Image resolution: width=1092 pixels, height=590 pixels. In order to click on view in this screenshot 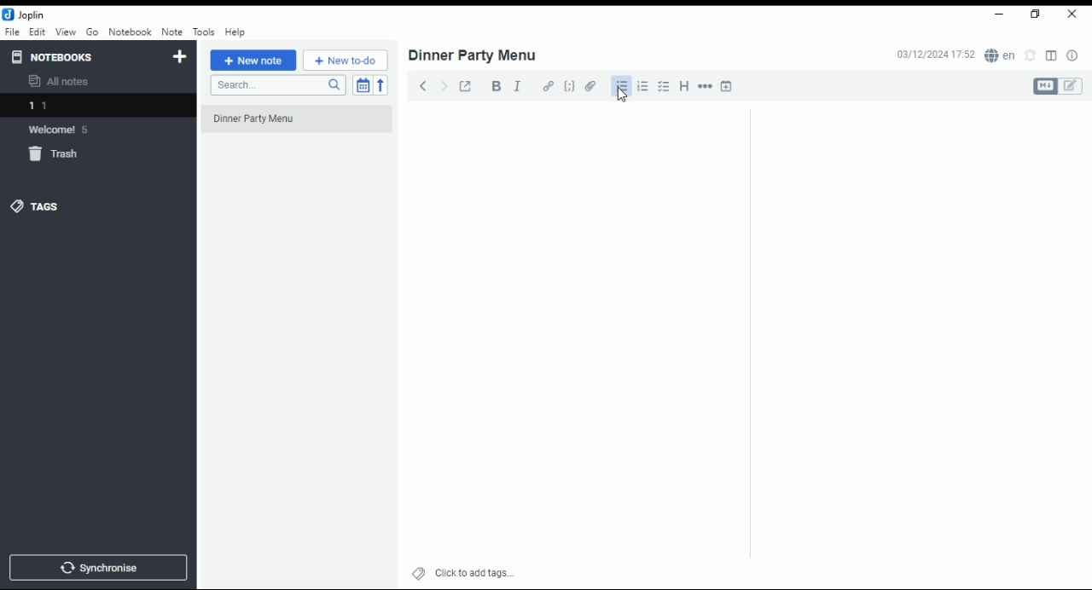, I will do `click(65, 32)`.